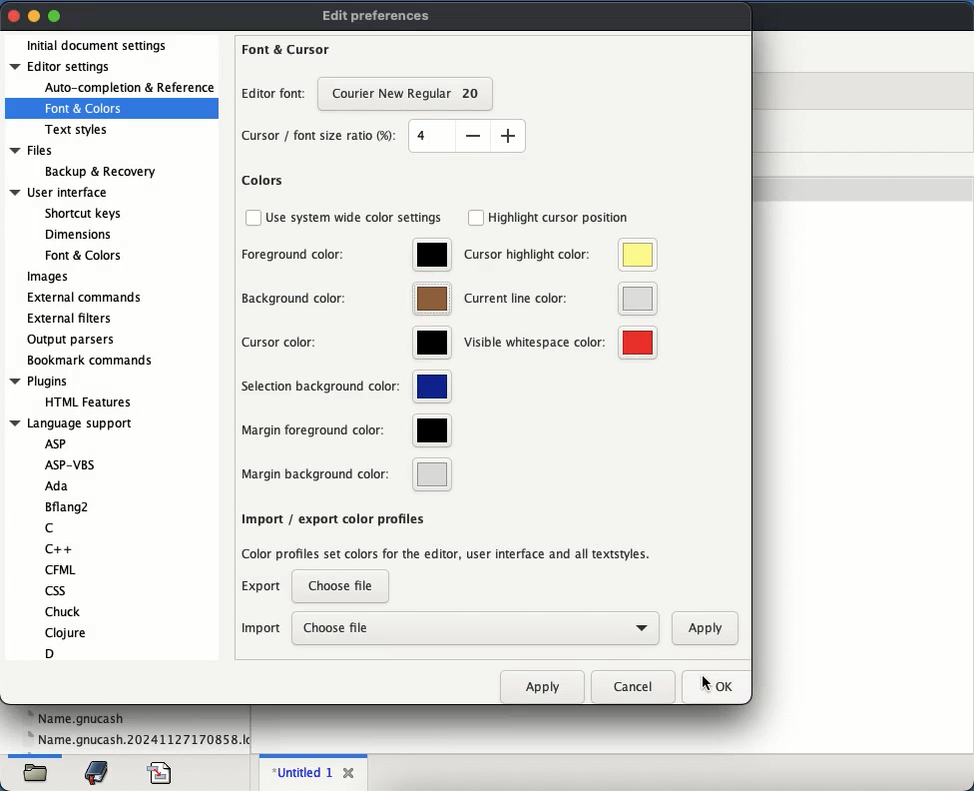  What do you see at coordinates (69, 318) in the screenshot?
I see `external filters` at bounding box center [69, 318].